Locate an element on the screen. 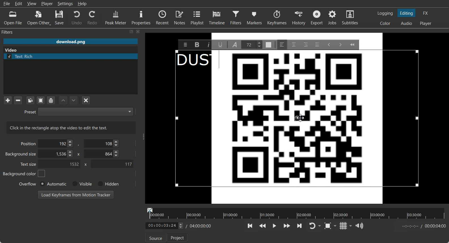 This screenshot has height=243, width=449. Drop down box is located at coordinates (336, 225).